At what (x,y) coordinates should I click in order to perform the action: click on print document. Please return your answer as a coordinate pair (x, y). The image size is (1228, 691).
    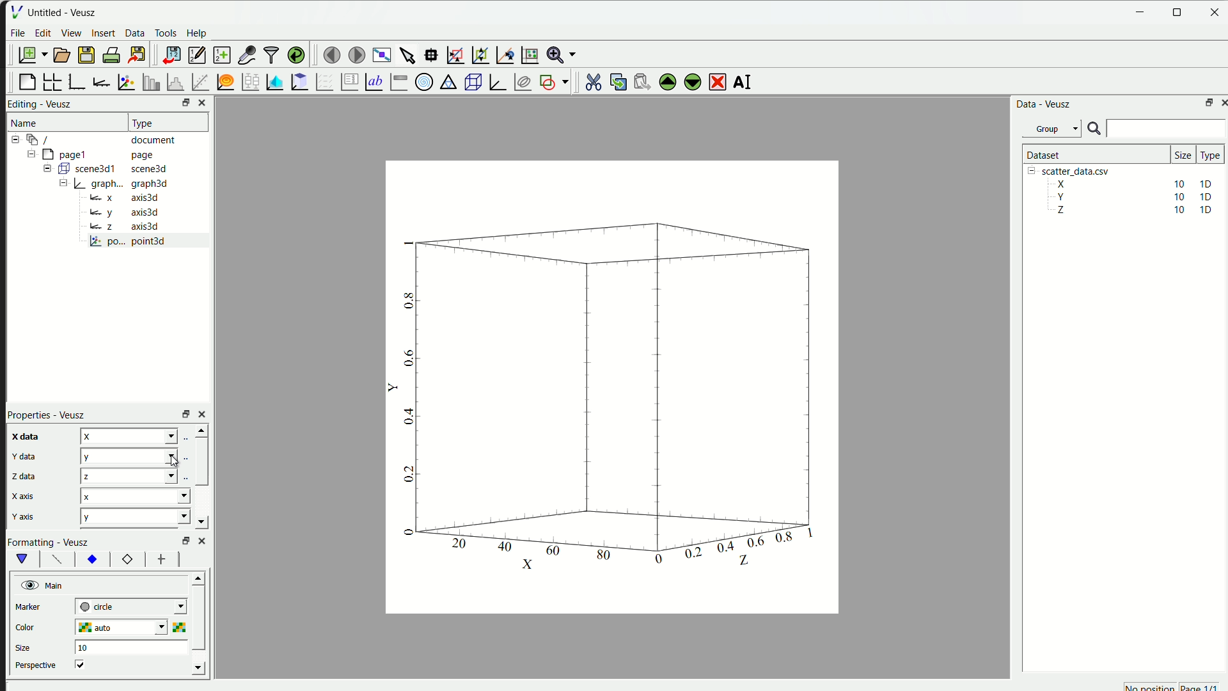
    Looking at the image, I should click on (111, 55).